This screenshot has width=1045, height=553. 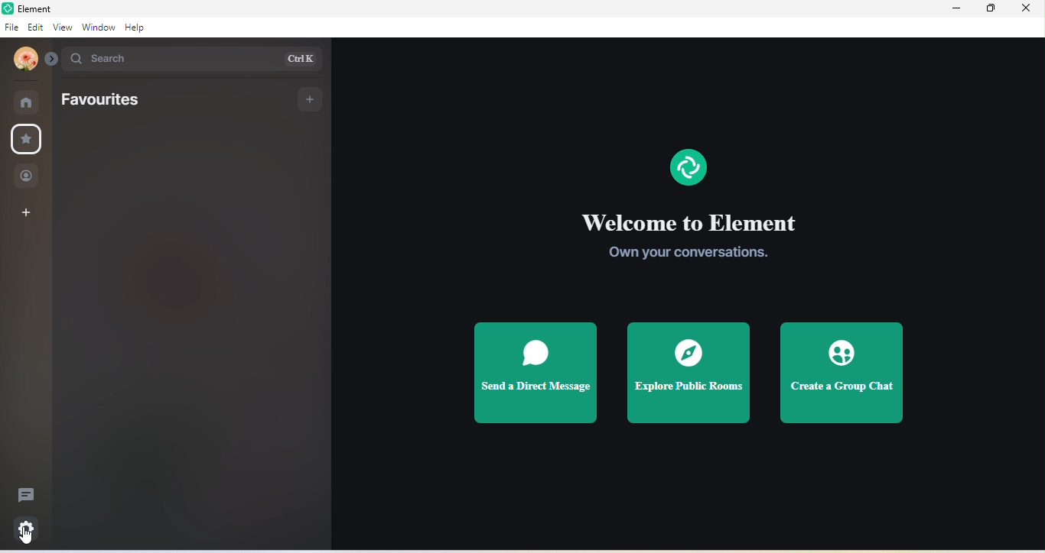 What do you see at coordinates (26, 141) in the screenshot?
I see `favourites` at bounding box center [26, 141].